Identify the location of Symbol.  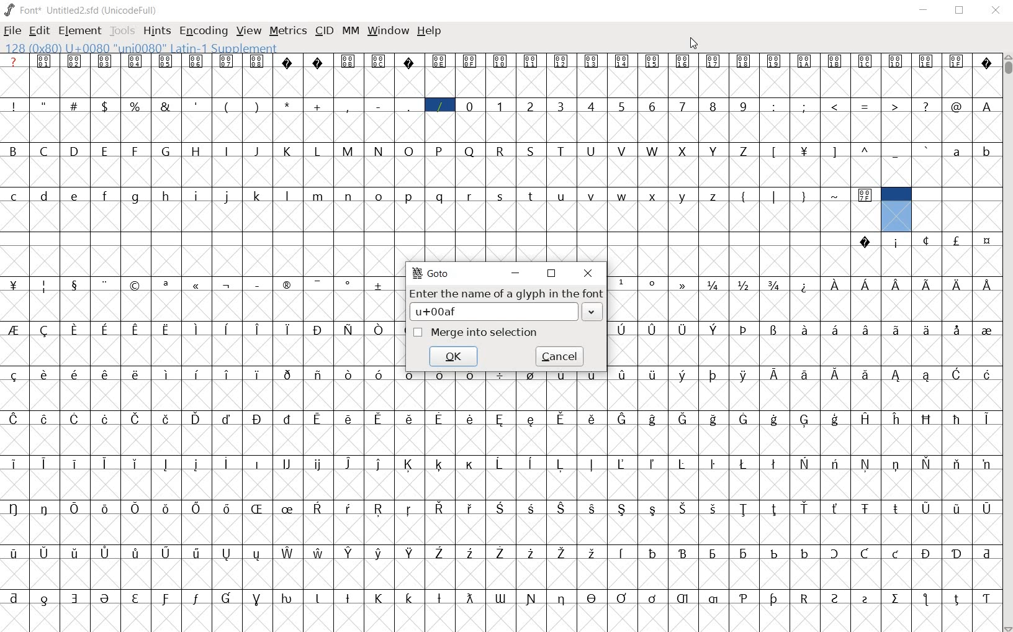
(227, 61).